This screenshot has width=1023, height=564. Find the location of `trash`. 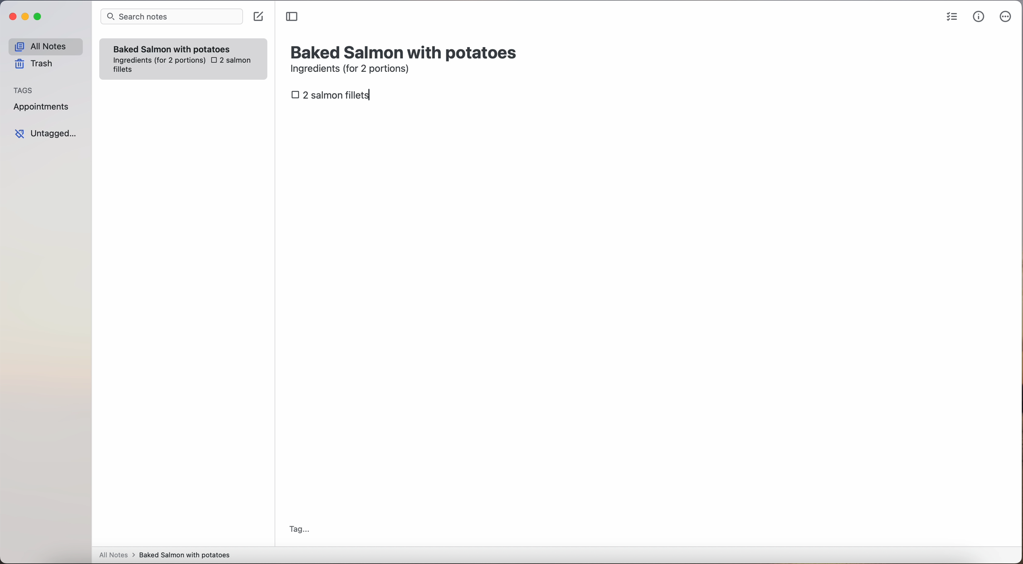

trash is located at coordinates (37, 64).